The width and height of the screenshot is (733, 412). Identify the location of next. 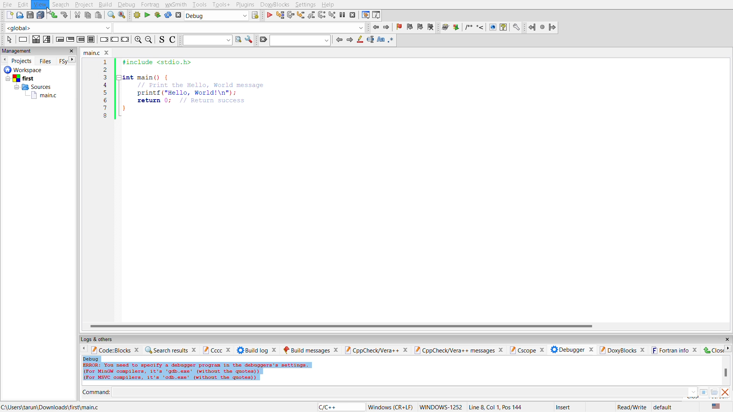
(350, 40).